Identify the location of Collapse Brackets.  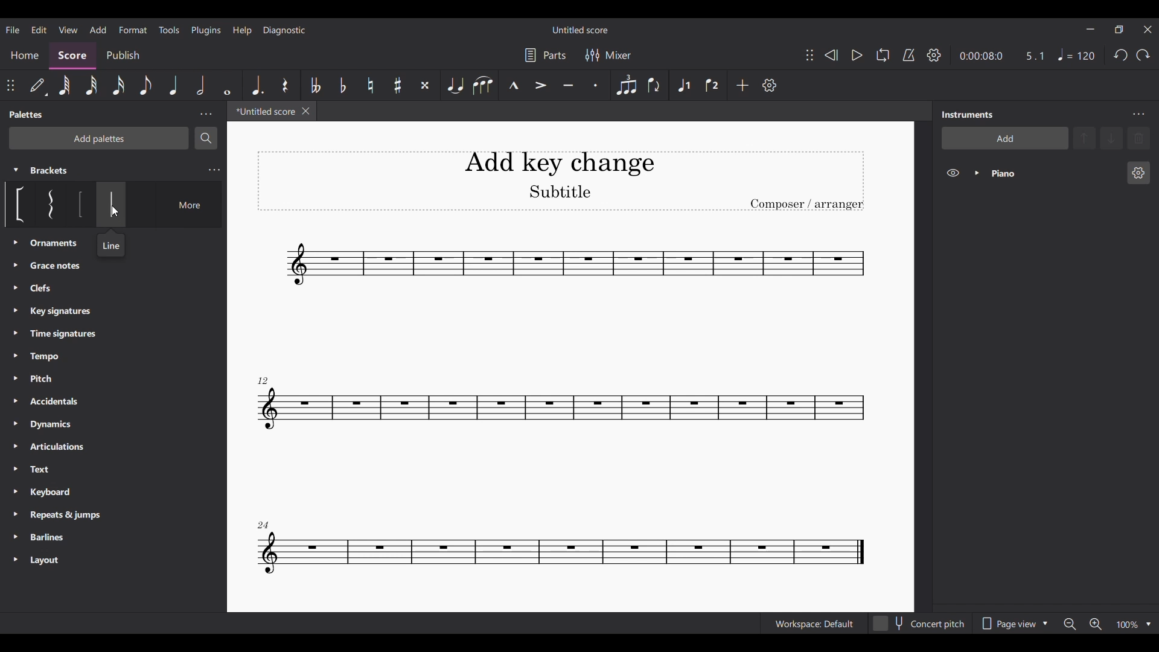
(16, 170).